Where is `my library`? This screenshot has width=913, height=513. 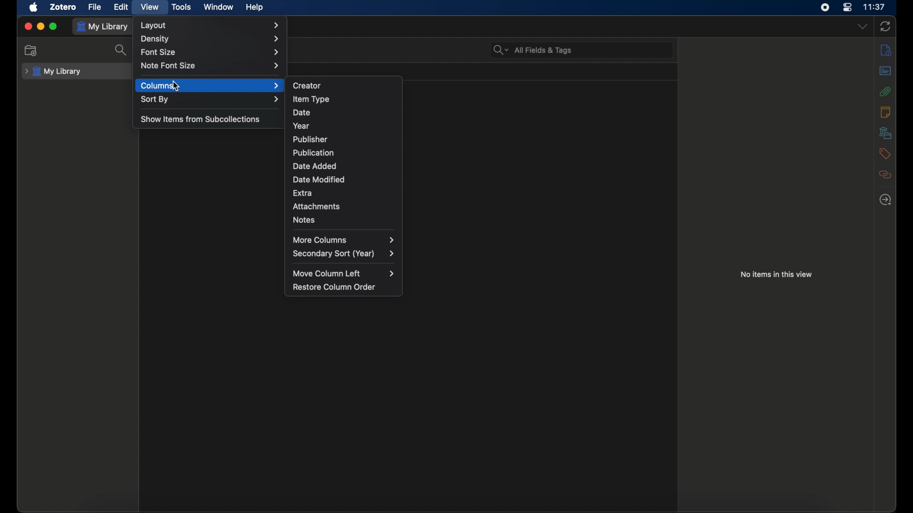
my library is located at coordinates (53, 71).